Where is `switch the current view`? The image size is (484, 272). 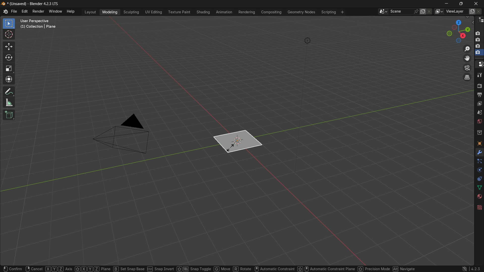 switch the current view is located at coordinates (468, 77).